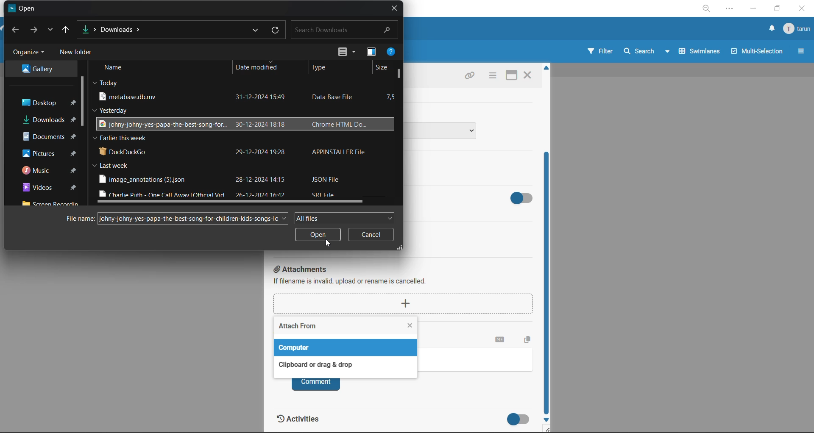 This screenshot has width=814, height=433. Describe the element at coordinates (313, 365) in the screenshot. I see `clipboard or drag and drop` at that location.